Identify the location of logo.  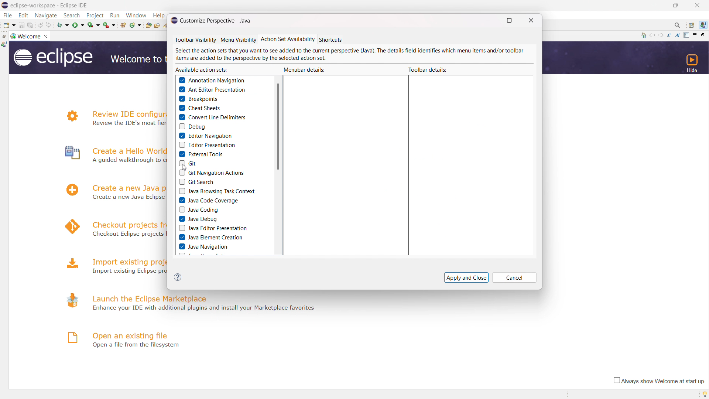
(70, 300).